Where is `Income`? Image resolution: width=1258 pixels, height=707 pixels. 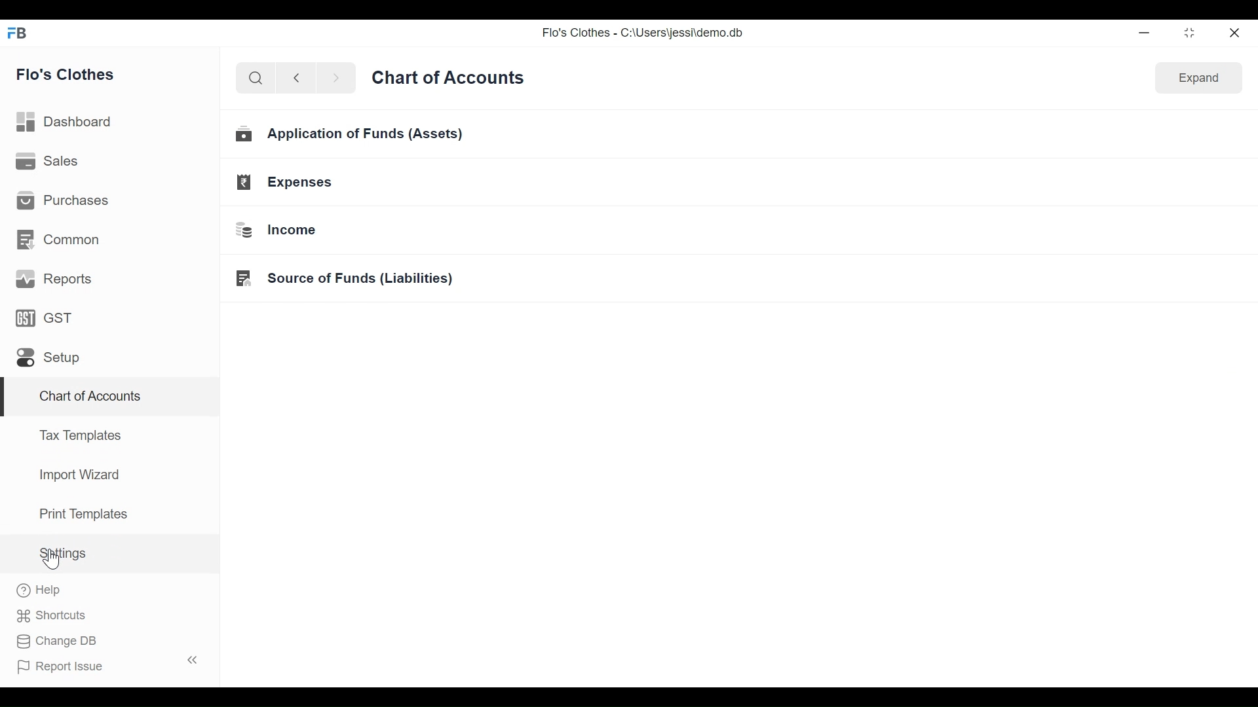 Income is located at coordinates (284, 231).